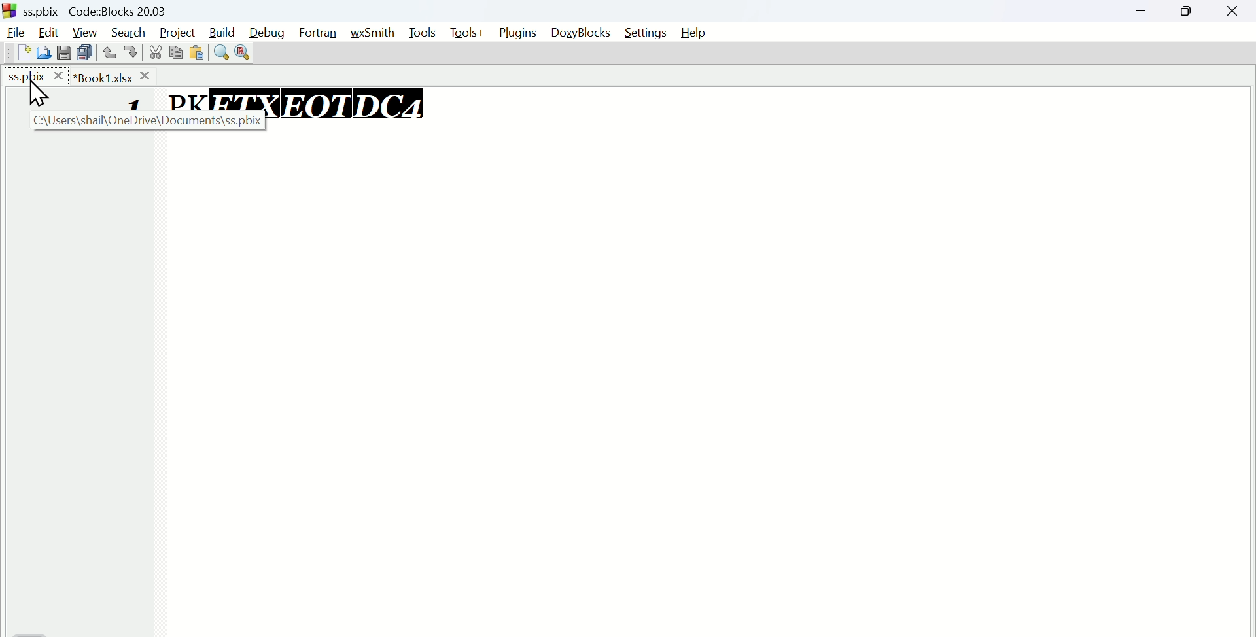  What do you see at coordinates (142, 120) in the screenshot?
I see `c:\users\shail\onedrive\documents\ss.pbix` at bounding box center [142, 120].